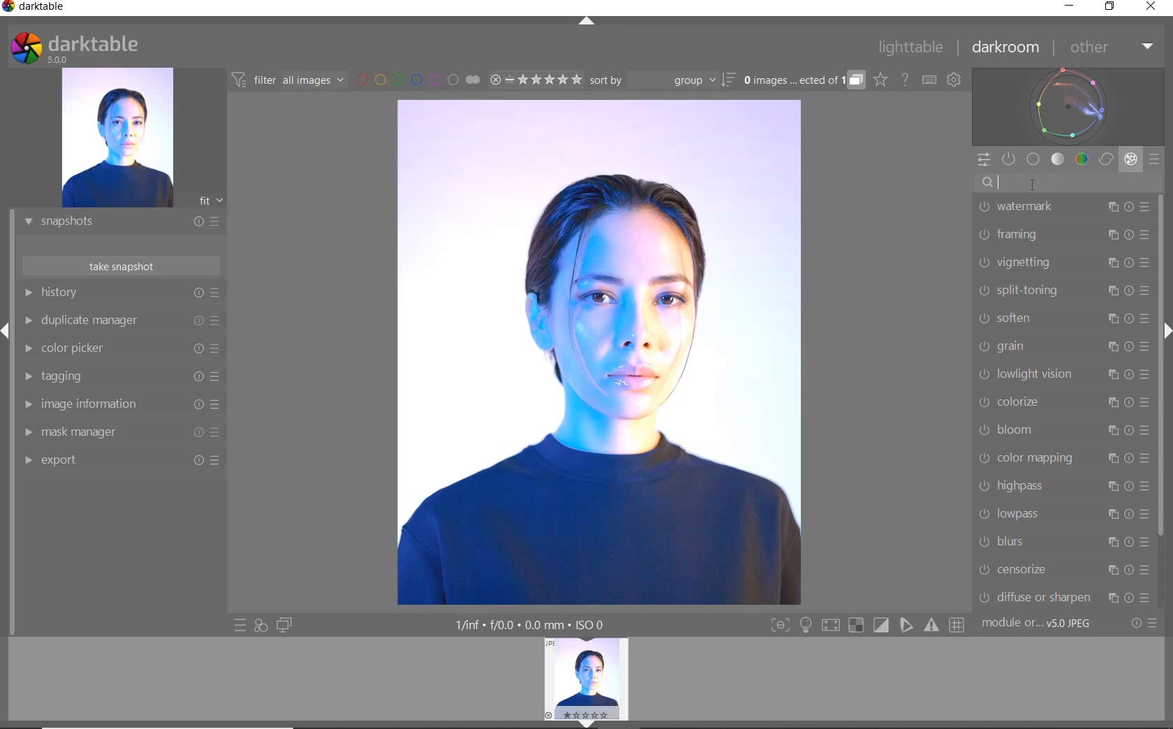 The height and width of the screenshot is (729, 1173). What do you see at coordinates (1062, 317) in the screenshot?
I see `SOFTEN` at bounding box center [1062, 317].